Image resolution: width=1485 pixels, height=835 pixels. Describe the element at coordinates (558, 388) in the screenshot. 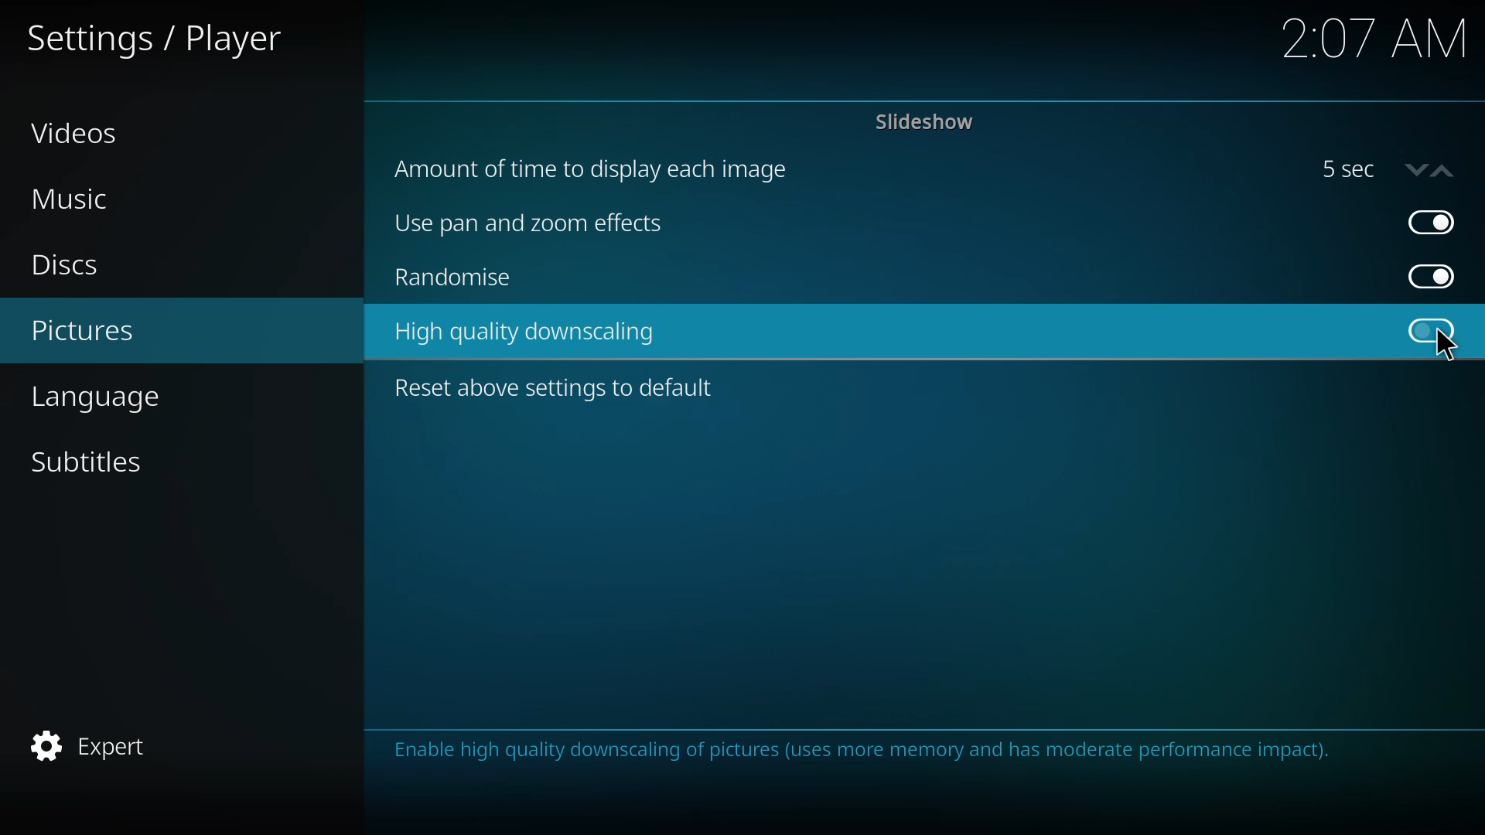

I see `reset above settings to default` at that location.